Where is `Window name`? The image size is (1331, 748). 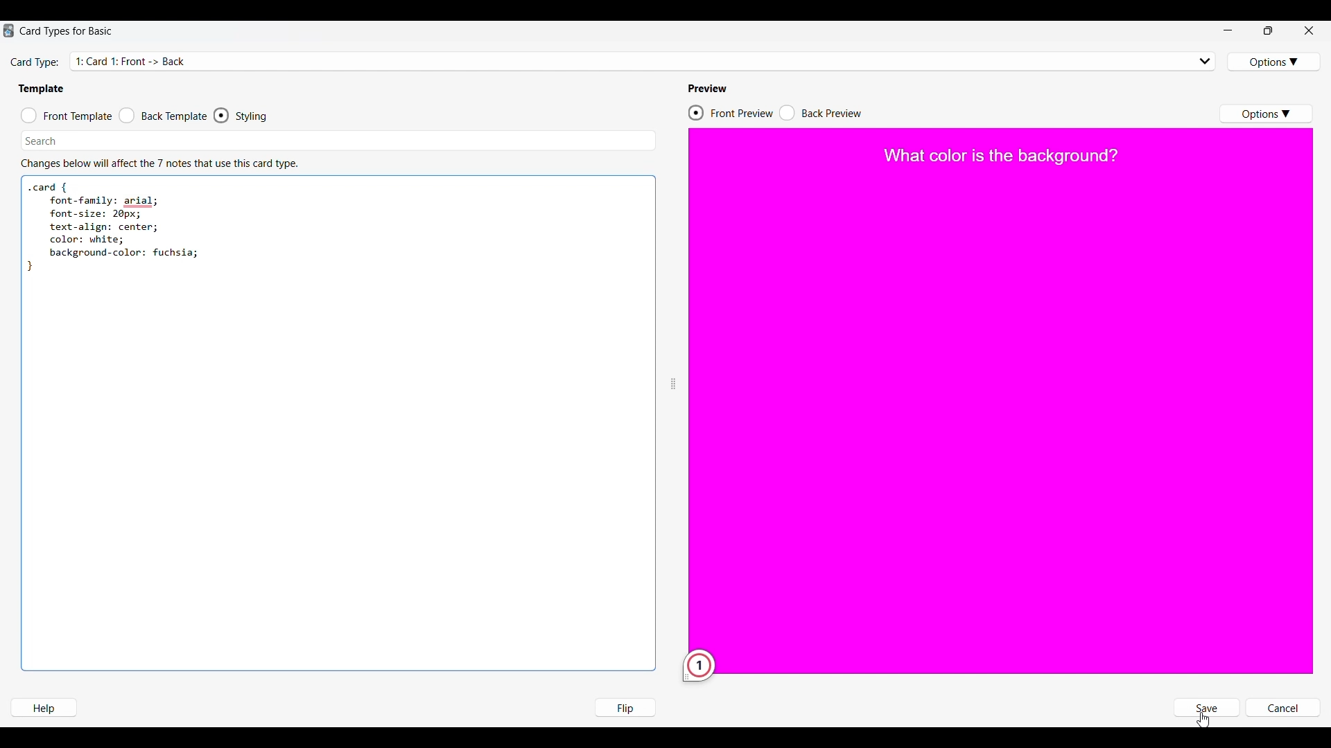
Window name is located at coordinates (68, 31).